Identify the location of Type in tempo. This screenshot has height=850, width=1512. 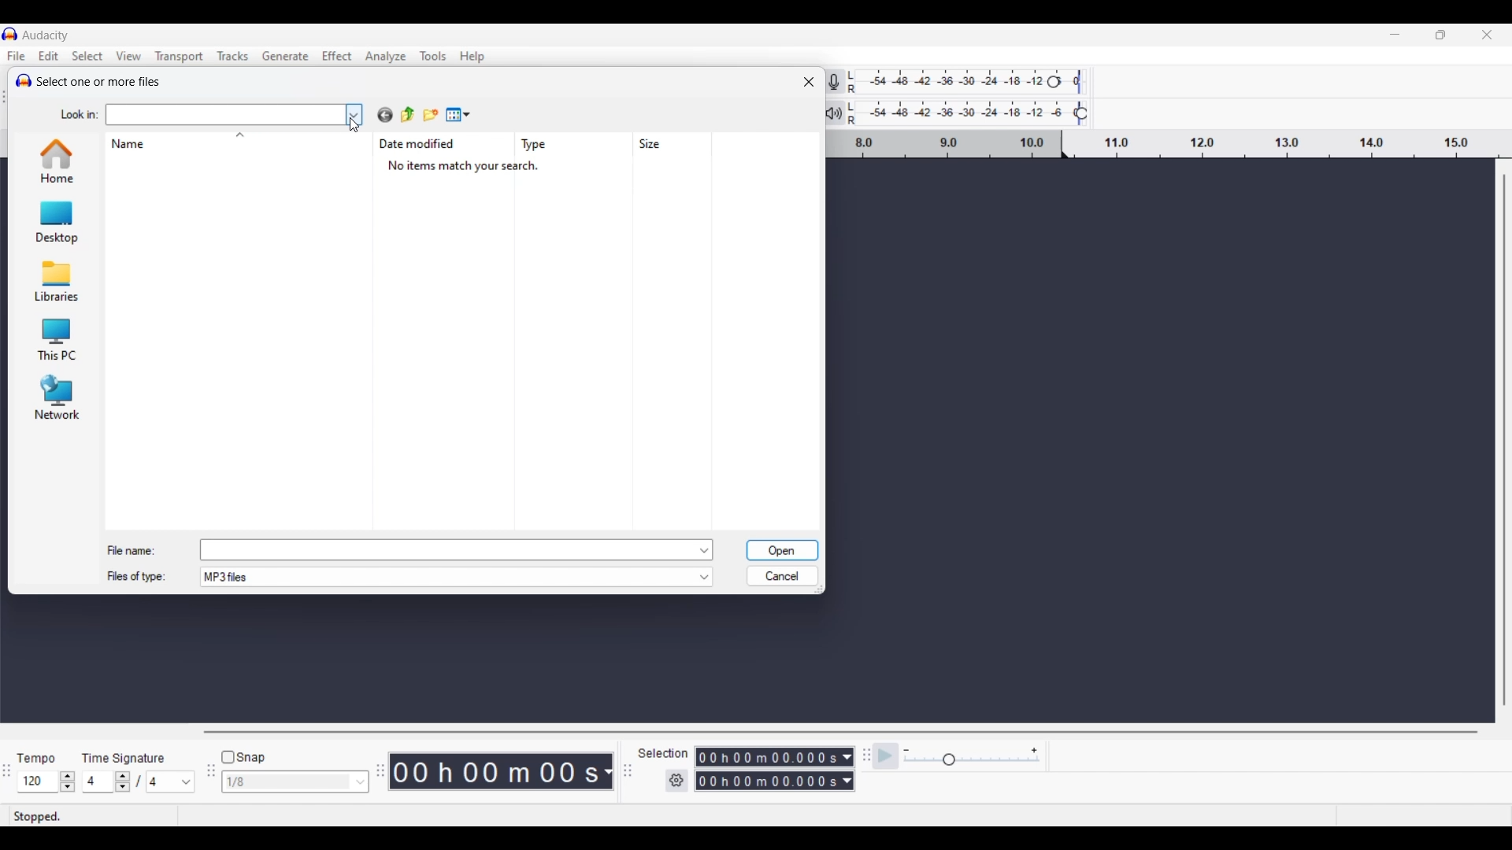
(39, 782).